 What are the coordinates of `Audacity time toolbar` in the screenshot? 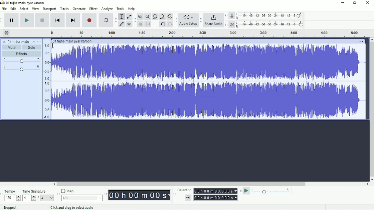 It's located at (105, 195).